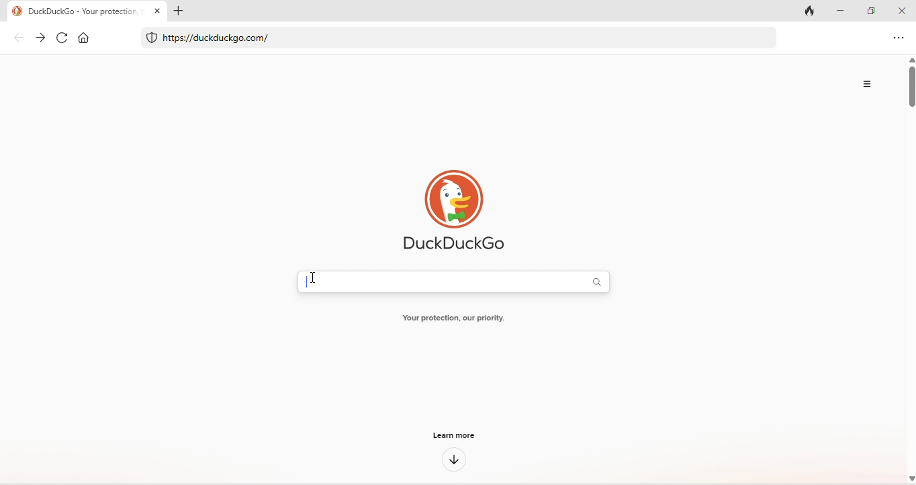  I want to click on refresh, so click(62, 37).